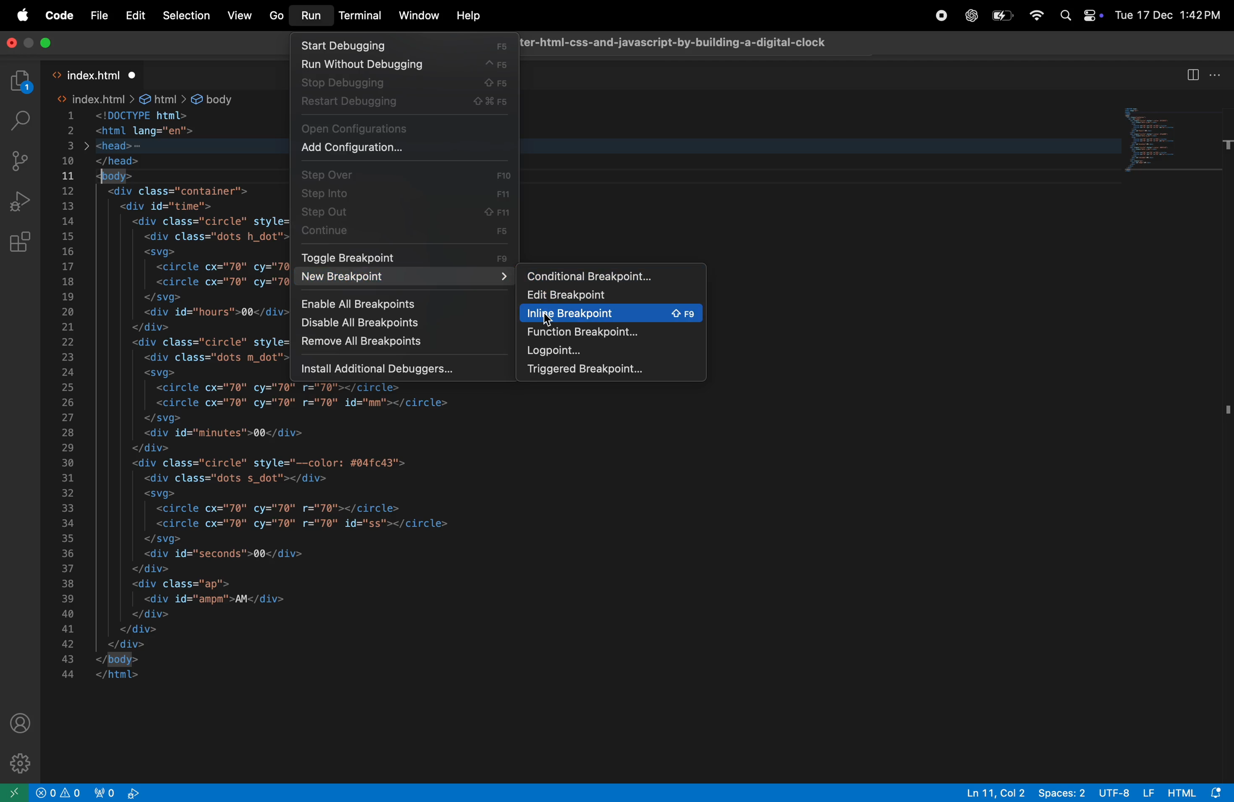  What do you see at coordinates (23, 16) in the screenshot?
I see `apple menu` at bounding box center [23, 16].